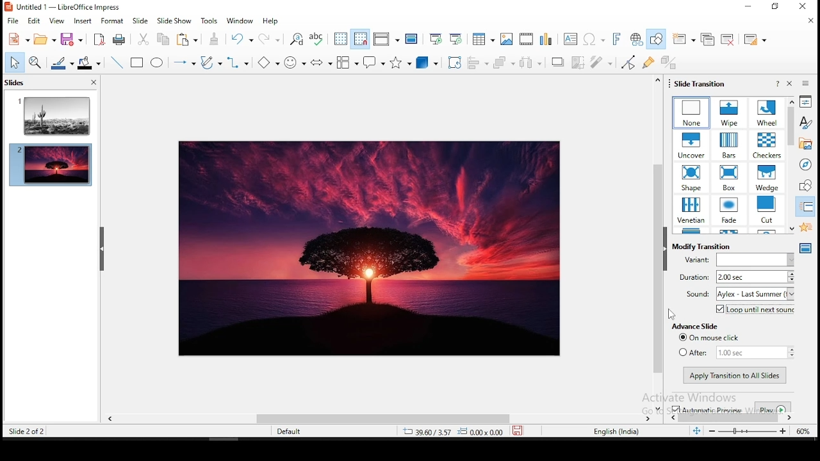 This screenshot has width=820, height=461. Describe the element at coordinates (161, 40) in the screenshot. I see `copy` at that location.